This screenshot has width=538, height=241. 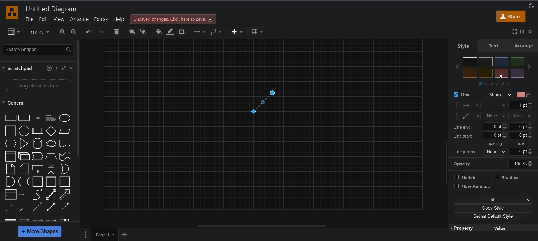 I want to click on waypoints, so click(x=468, y=116).